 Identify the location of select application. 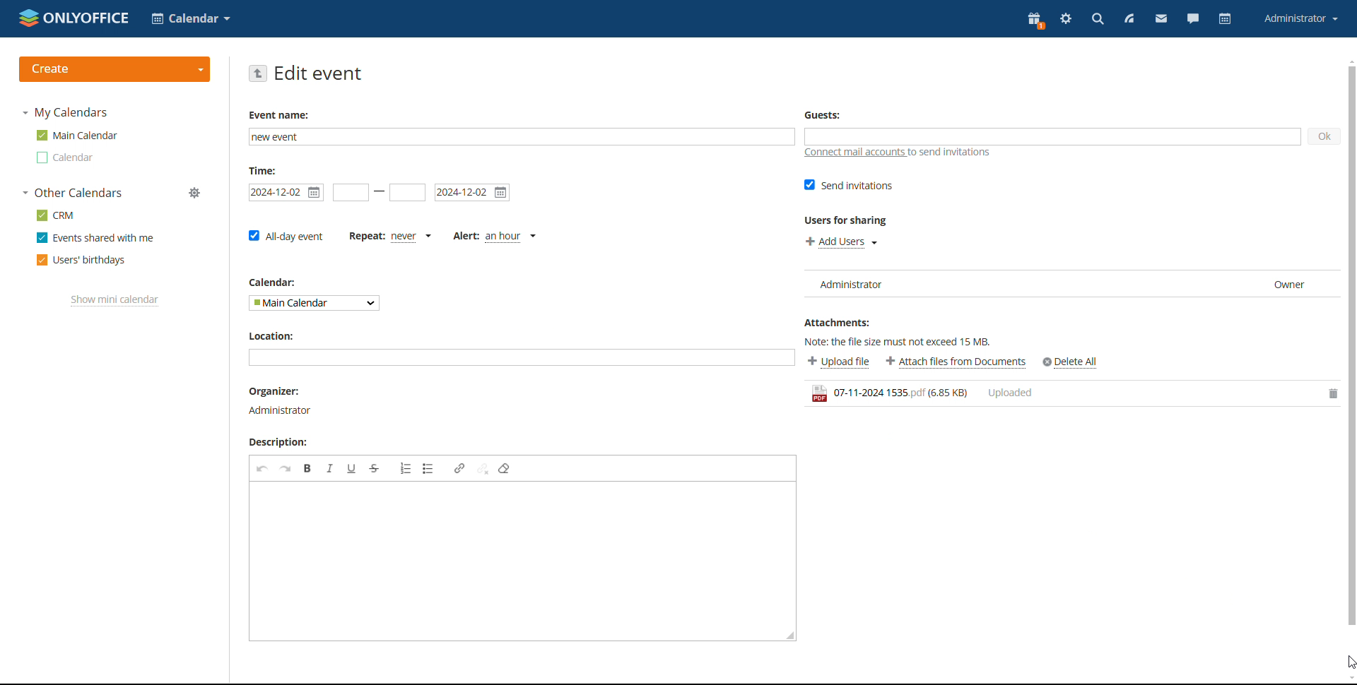
(191, 19).